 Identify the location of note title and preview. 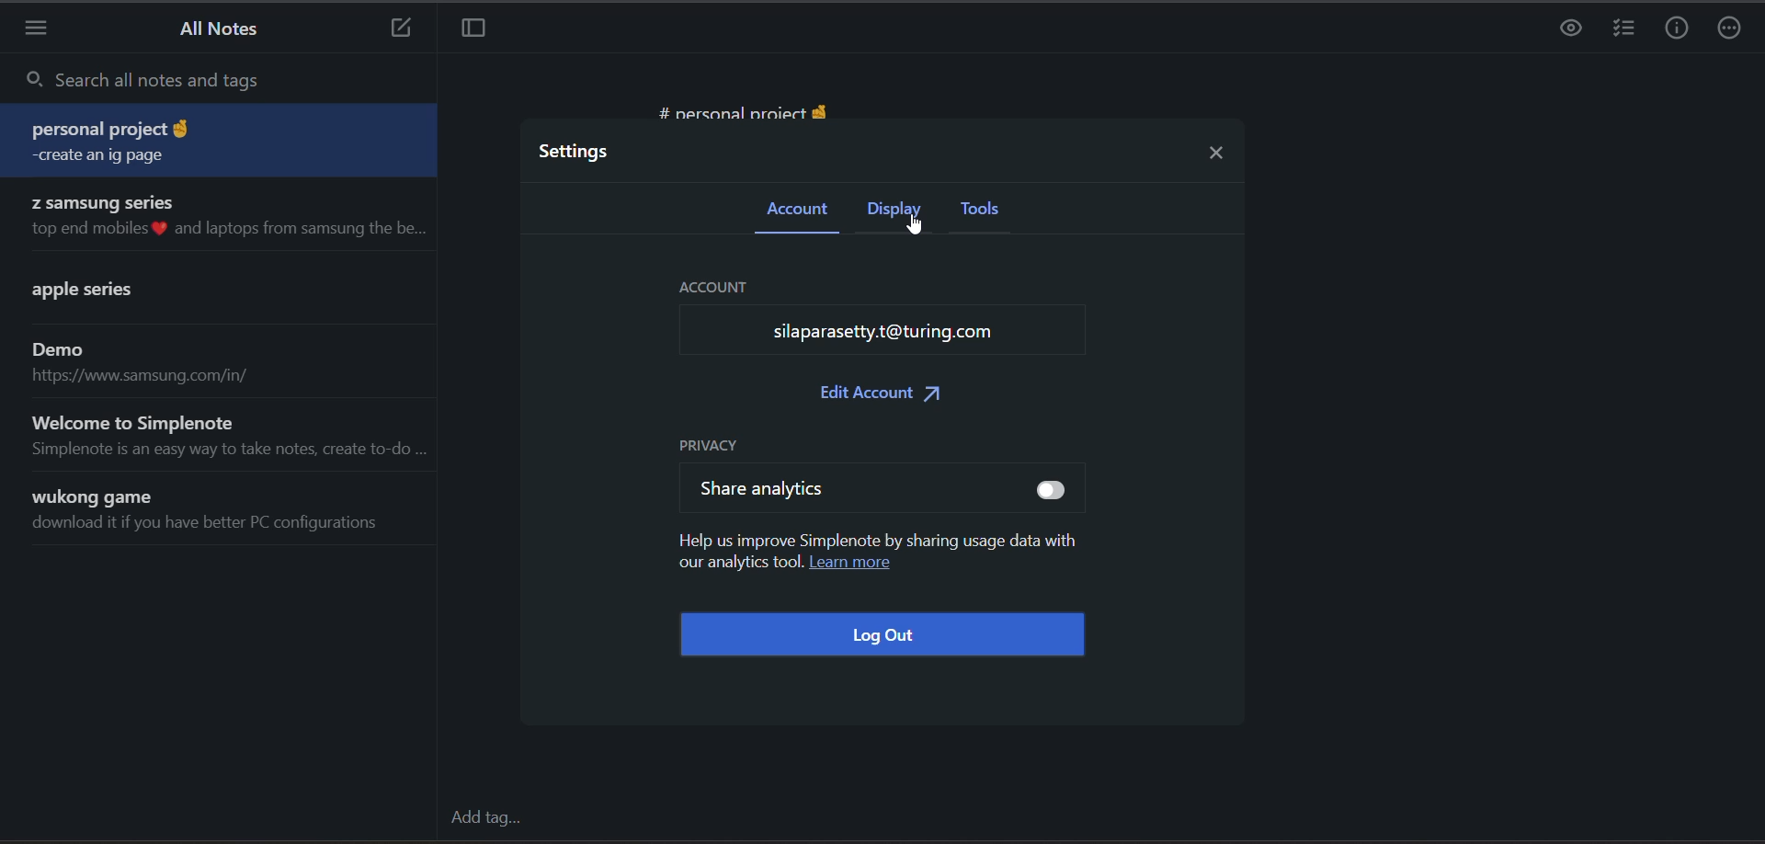
(232, 434).